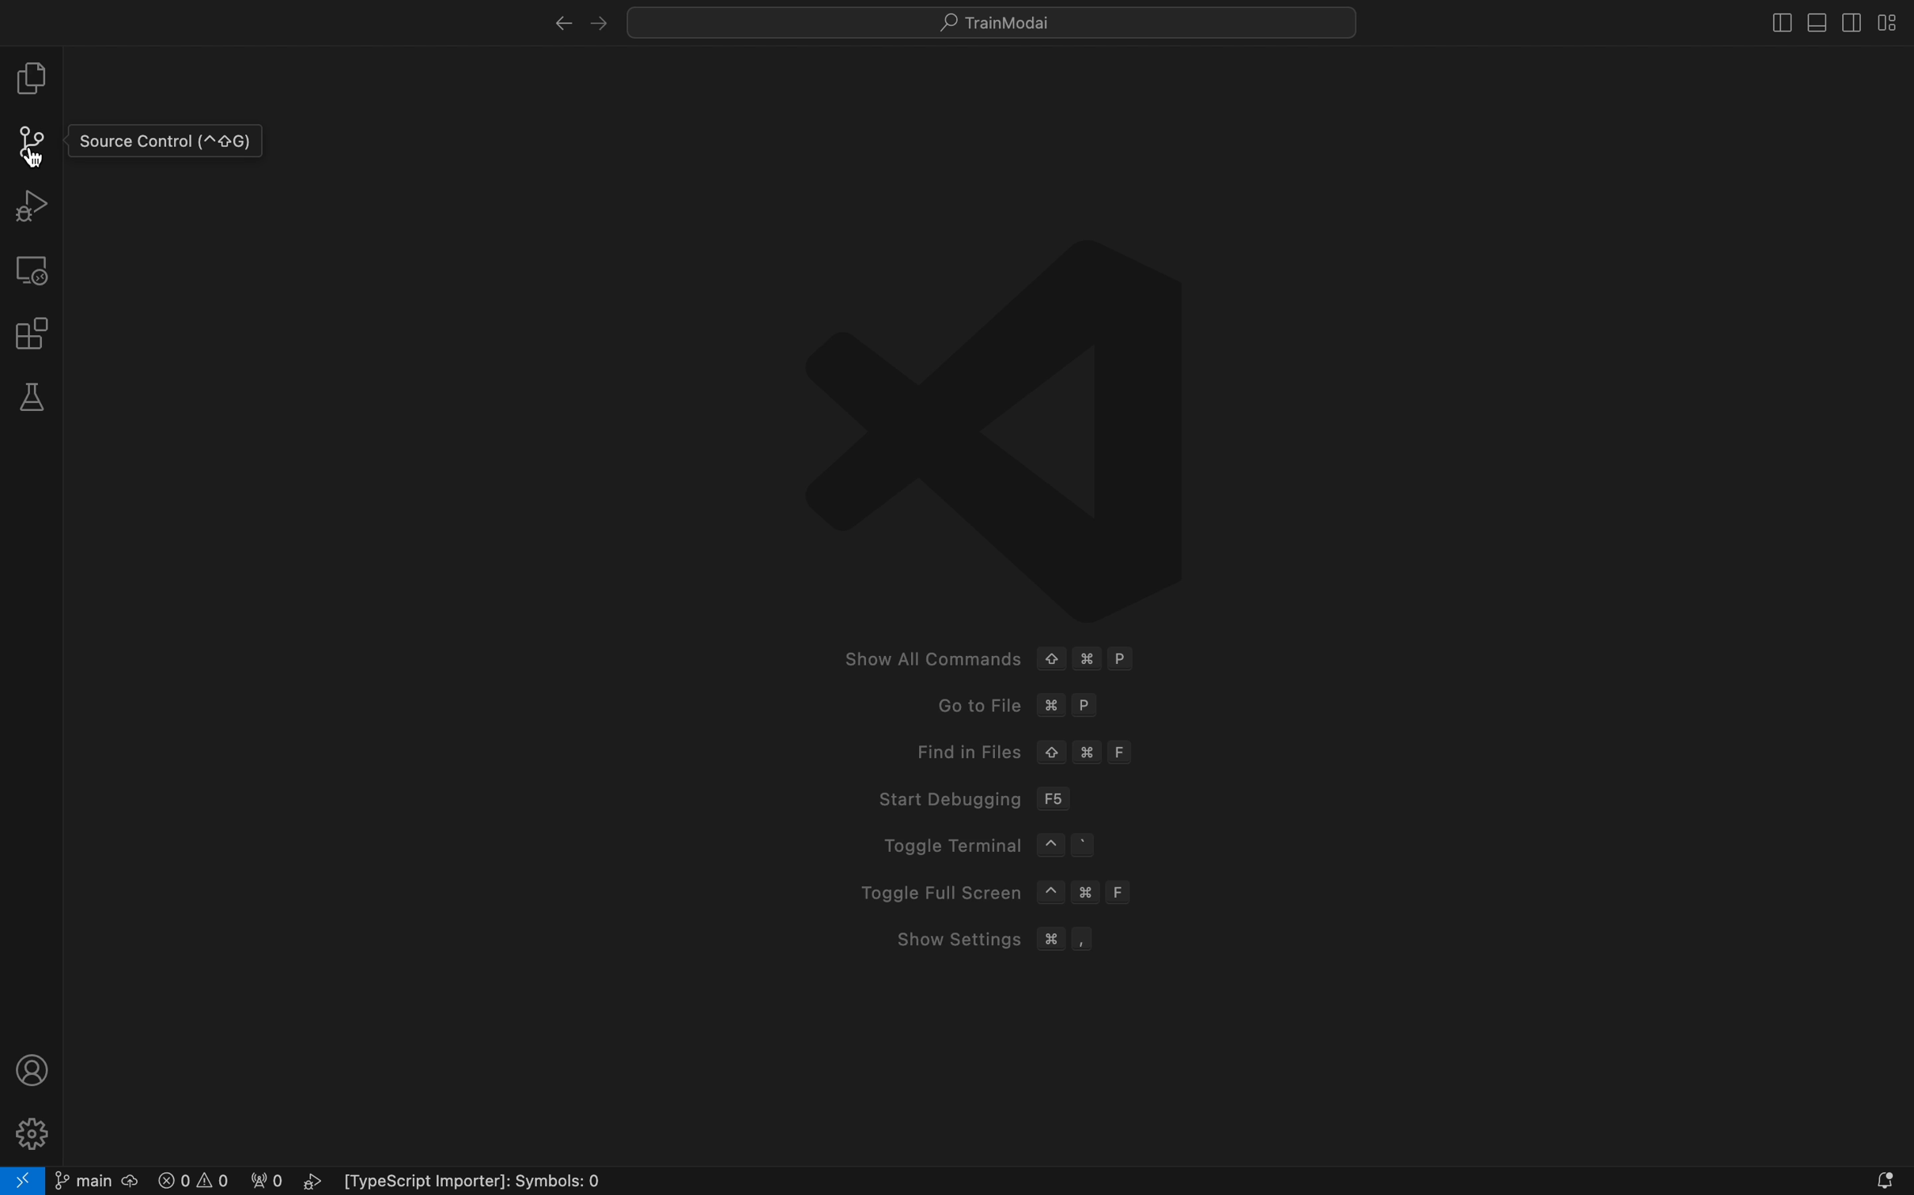  Describe the element at coordinates (1775, 19) in the screenshot. I see `toggle bar` at that location.